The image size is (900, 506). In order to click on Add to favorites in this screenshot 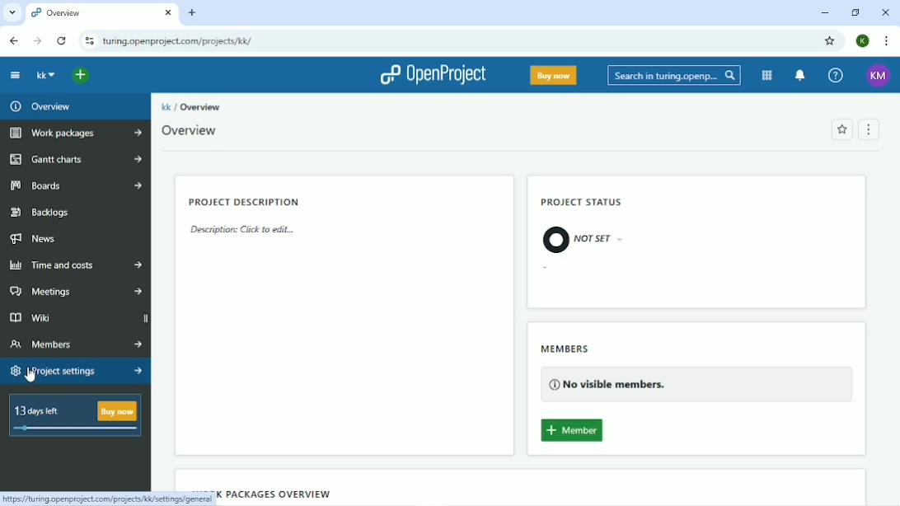, I will do `click(842, 129)`.